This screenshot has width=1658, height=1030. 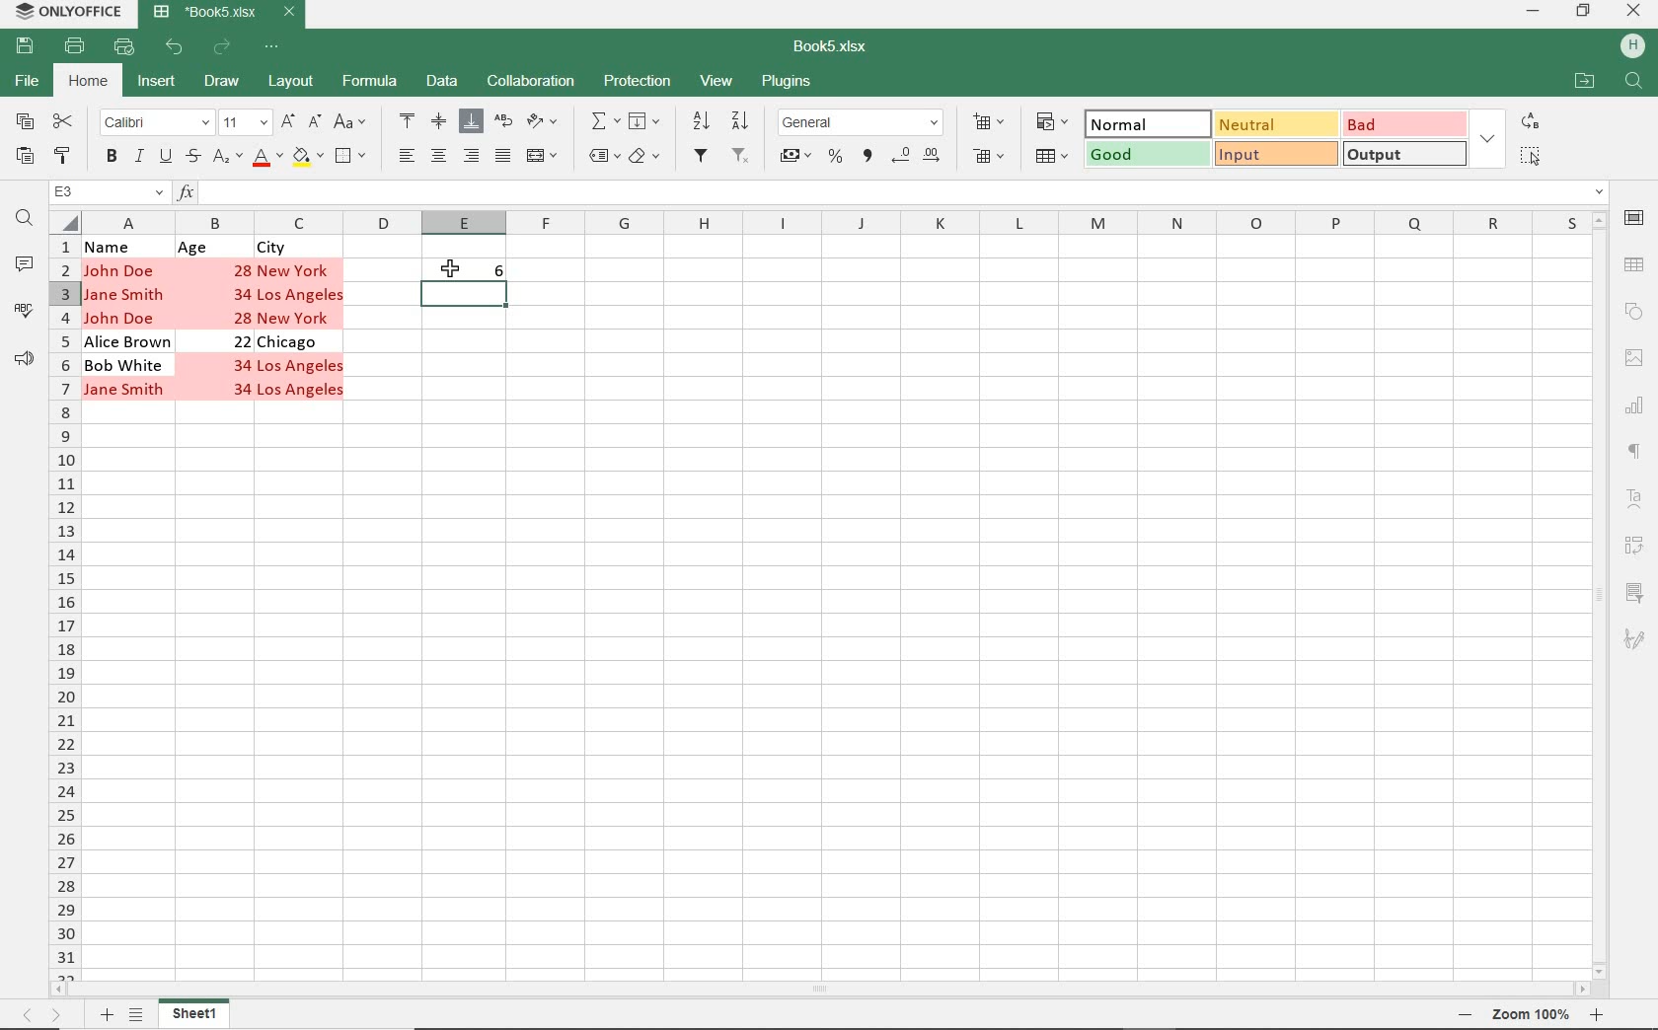 What do you see at coordinates (1635, 263) in the screenshot?
I see `Table` at bounding box center [1635, 263].